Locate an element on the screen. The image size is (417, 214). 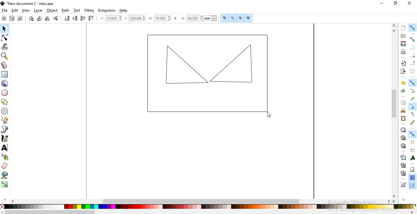
expand/hide sidebar is located at coordinates (4, 200).